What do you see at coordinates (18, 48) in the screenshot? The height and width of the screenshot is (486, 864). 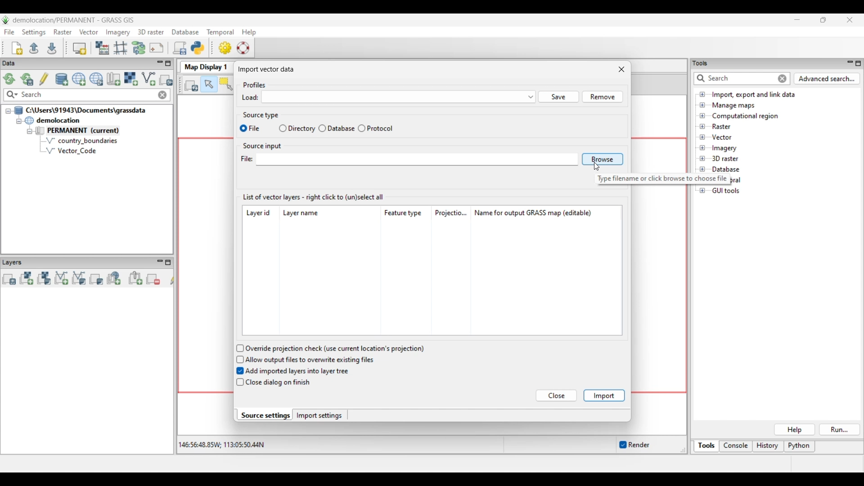 I see `Create new workspace` at bounding box center [18, 48].